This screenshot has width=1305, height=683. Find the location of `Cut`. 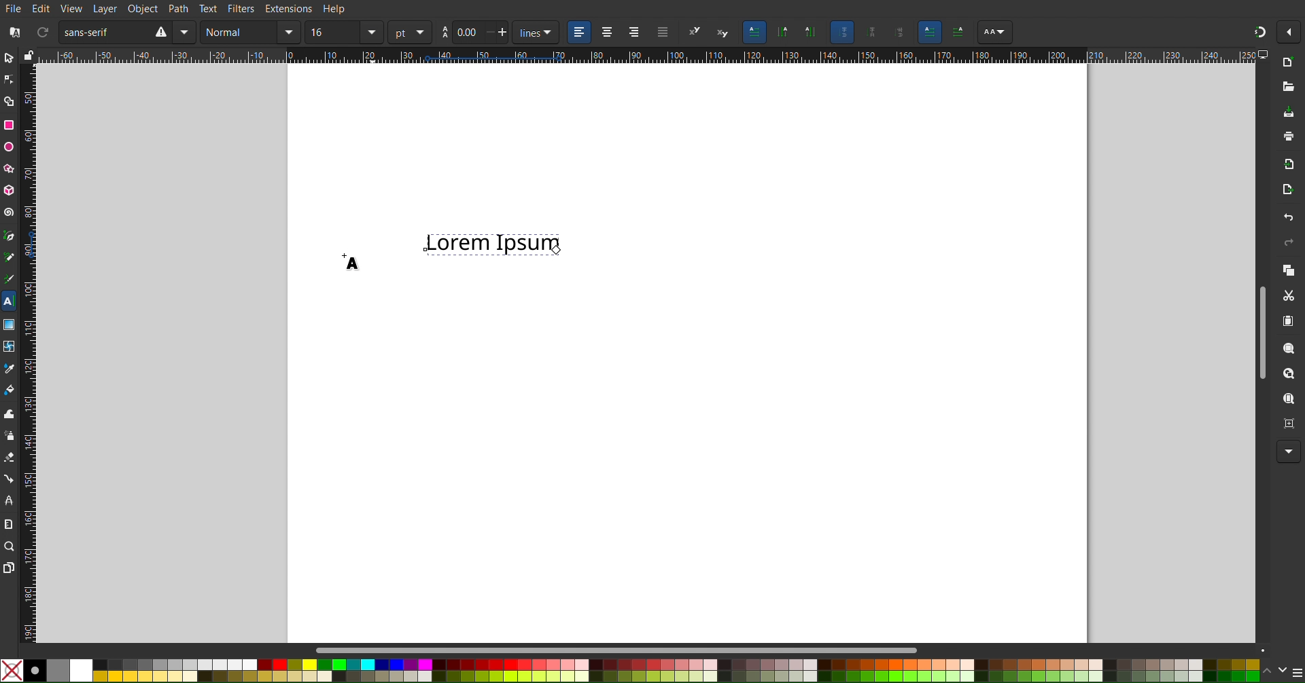

Cut is located at coordinates (1288, 295).